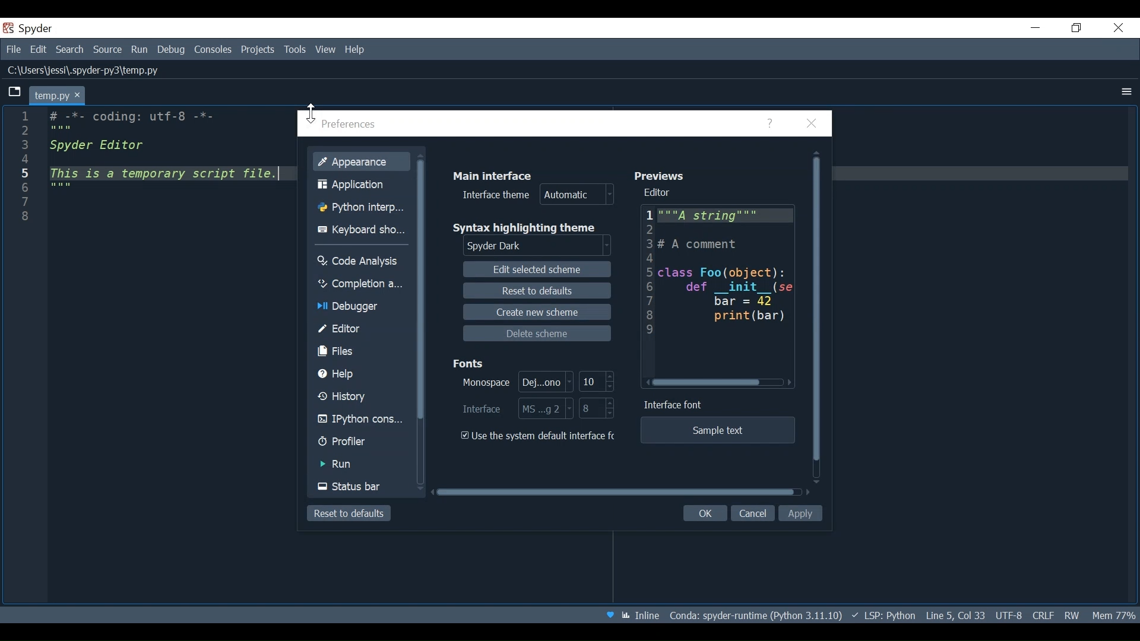  I want to click on Python interpreter, so click(361, 208).